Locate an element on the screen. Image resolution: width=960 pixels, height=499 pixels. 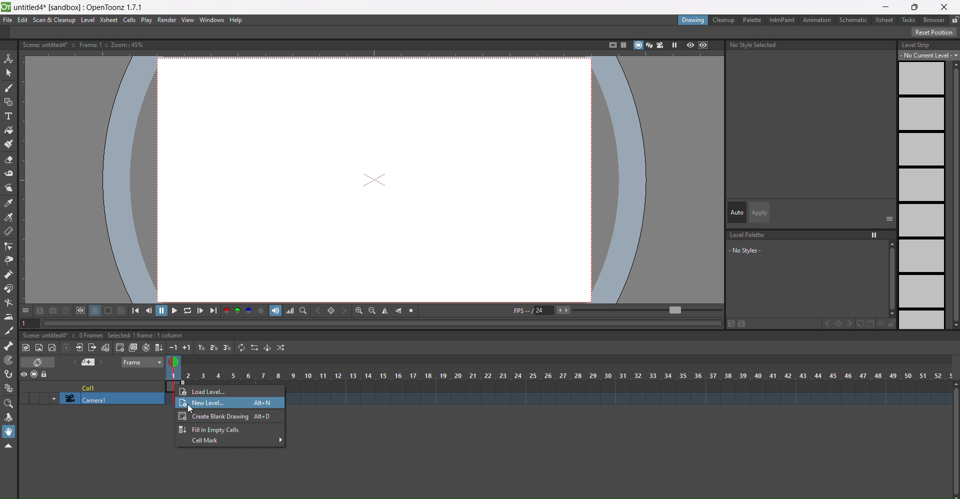
pump tool is located at coordinates (7, 274).